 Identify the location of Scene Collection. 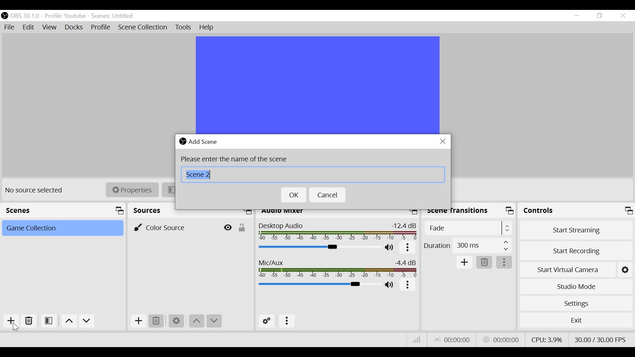
(144, 27).